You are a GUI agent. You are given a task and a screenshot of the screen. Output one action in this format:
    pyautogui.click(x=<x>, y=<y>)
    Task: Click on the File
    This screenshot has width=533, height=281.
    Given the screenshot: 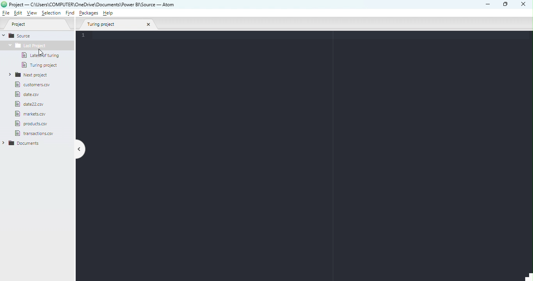 What is the action you would take?
    pyautogui.click(x=7, y=13)
    